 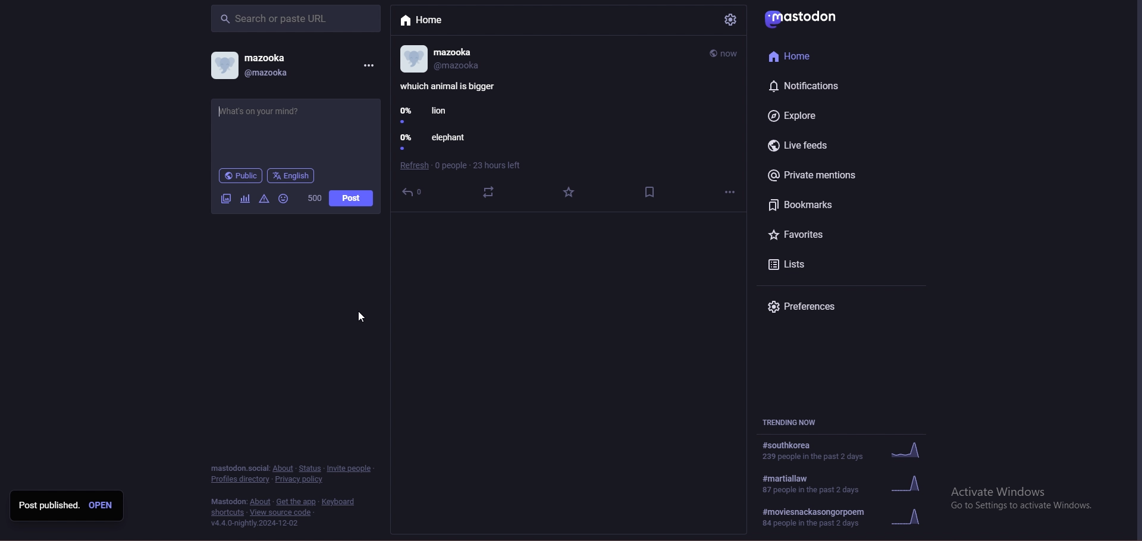 What do you see at coordinates (821, 175) in the screenshot?
I see `private mentions` at bounding box center [821, 175].